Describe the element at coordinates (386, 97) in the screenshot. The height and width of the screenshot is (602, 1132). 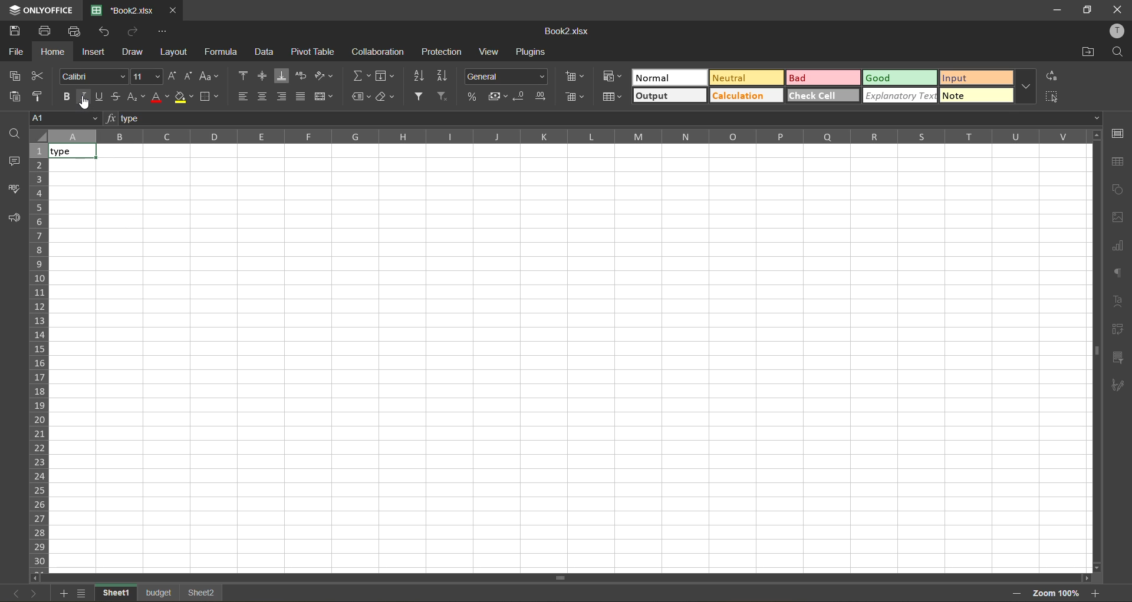
I see `clear` at that location.